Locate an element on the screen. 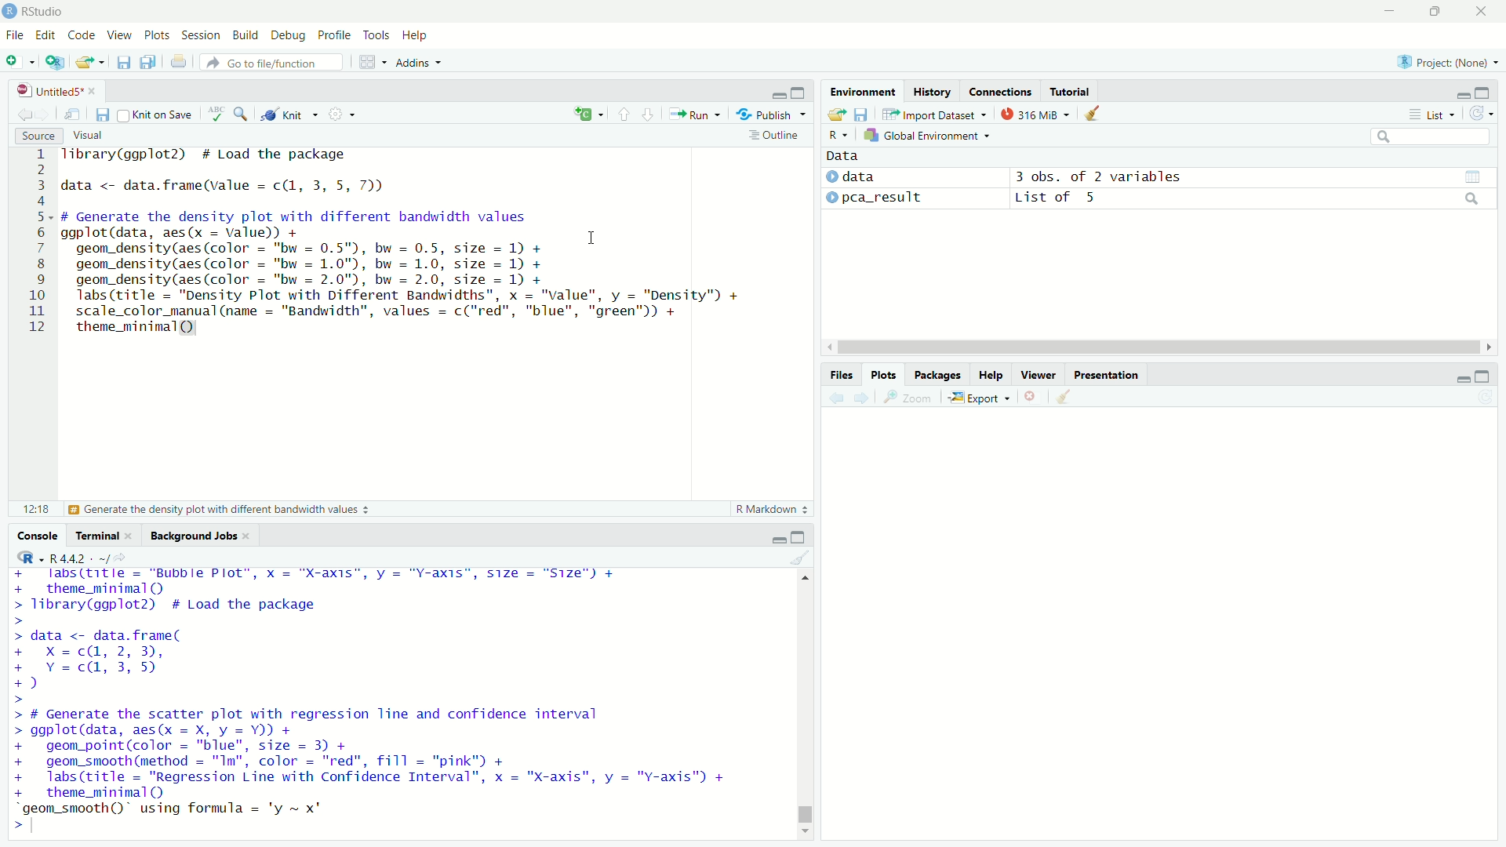  minimize is located at coordinates (777, 540).